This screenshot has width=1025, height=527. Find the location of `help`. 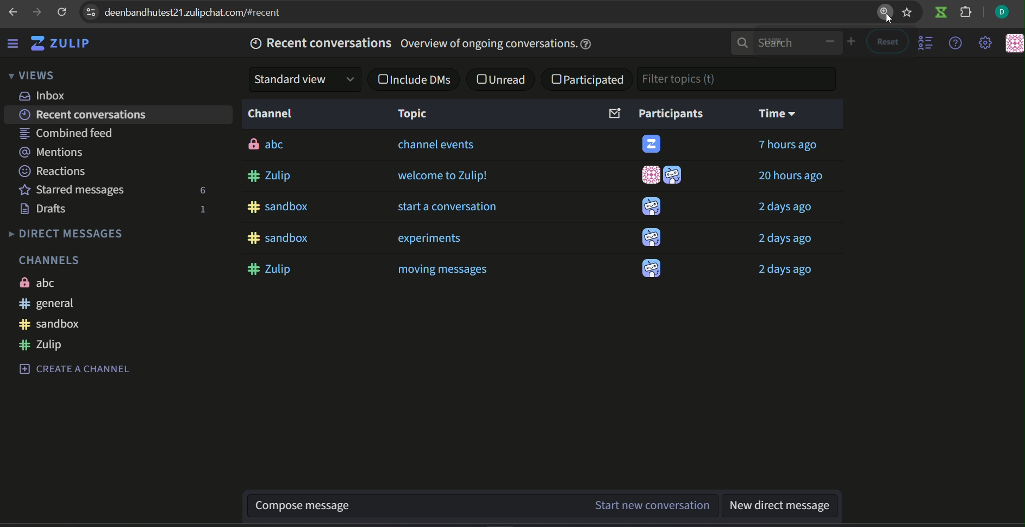

help is located at coordinates (956, 43).